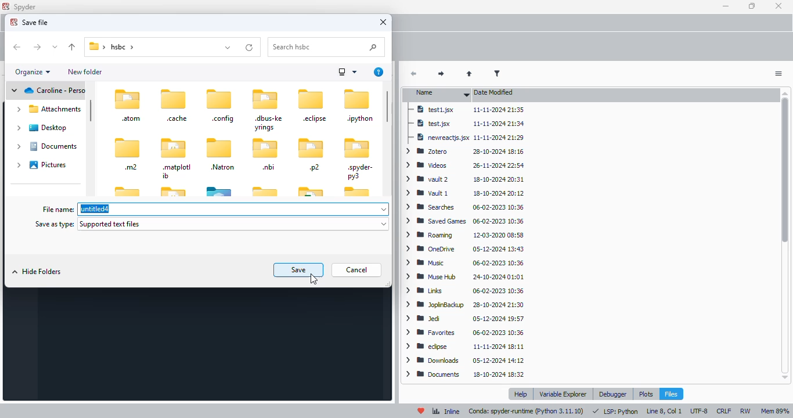  What do you see at coordinates (430, 123) in the screenshot?
I see `test.jsx` at bounding box center [430, 123].